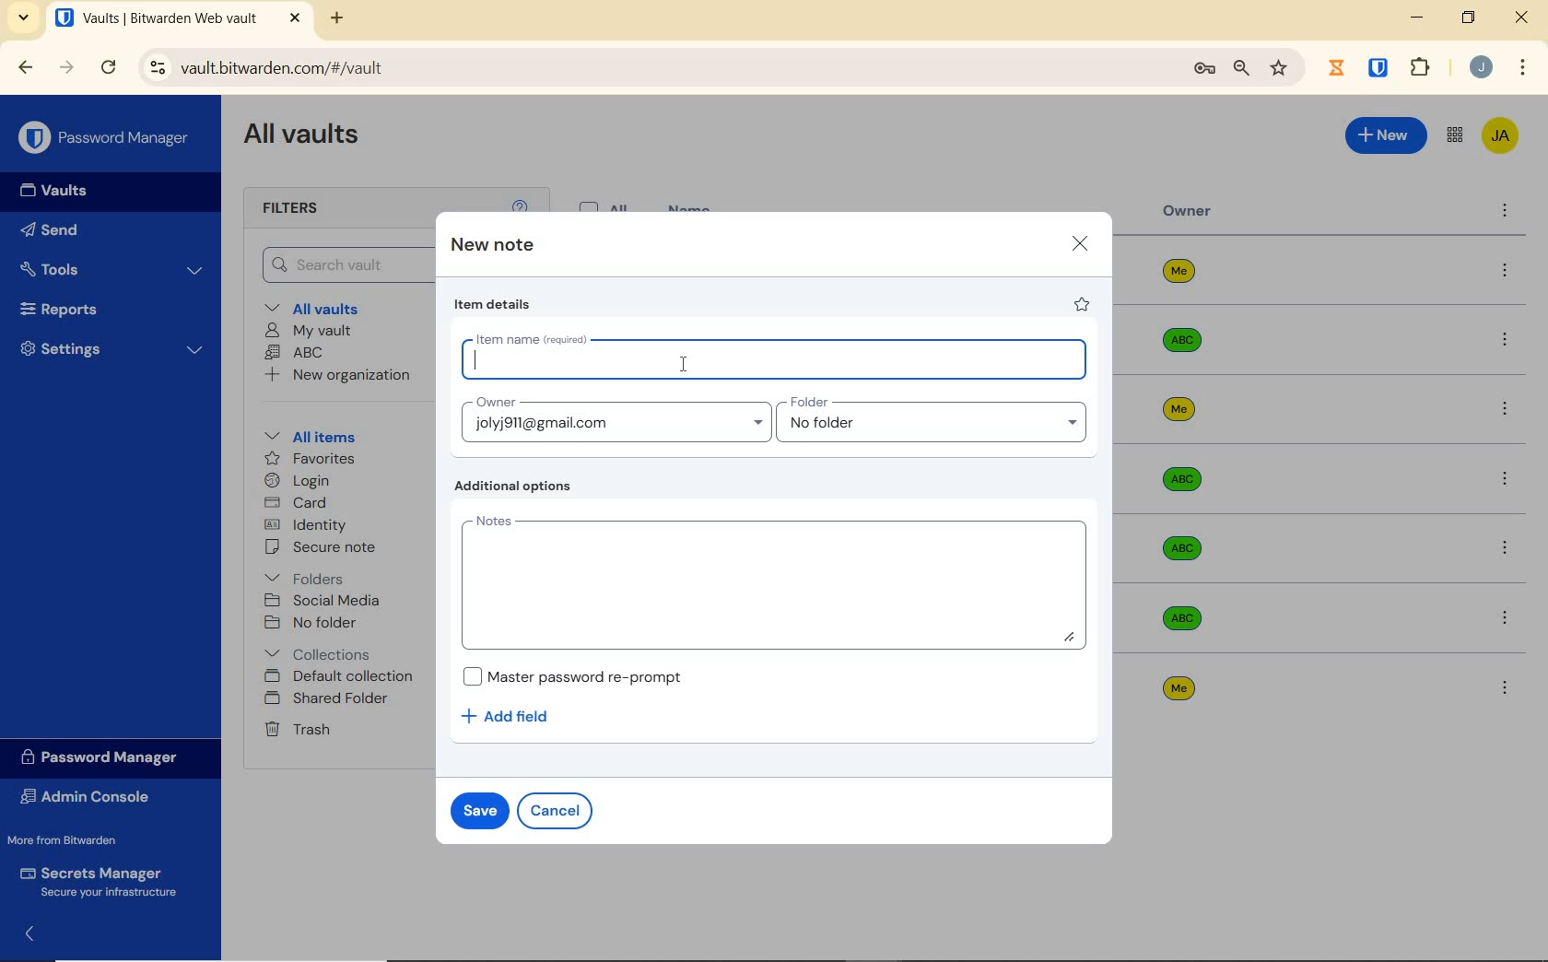 This screenshot has height=962, width=1548. What do you see at coordinates (91, 797) in the screenshot?
I see `Admin Console` at bounding box center [91, 797].